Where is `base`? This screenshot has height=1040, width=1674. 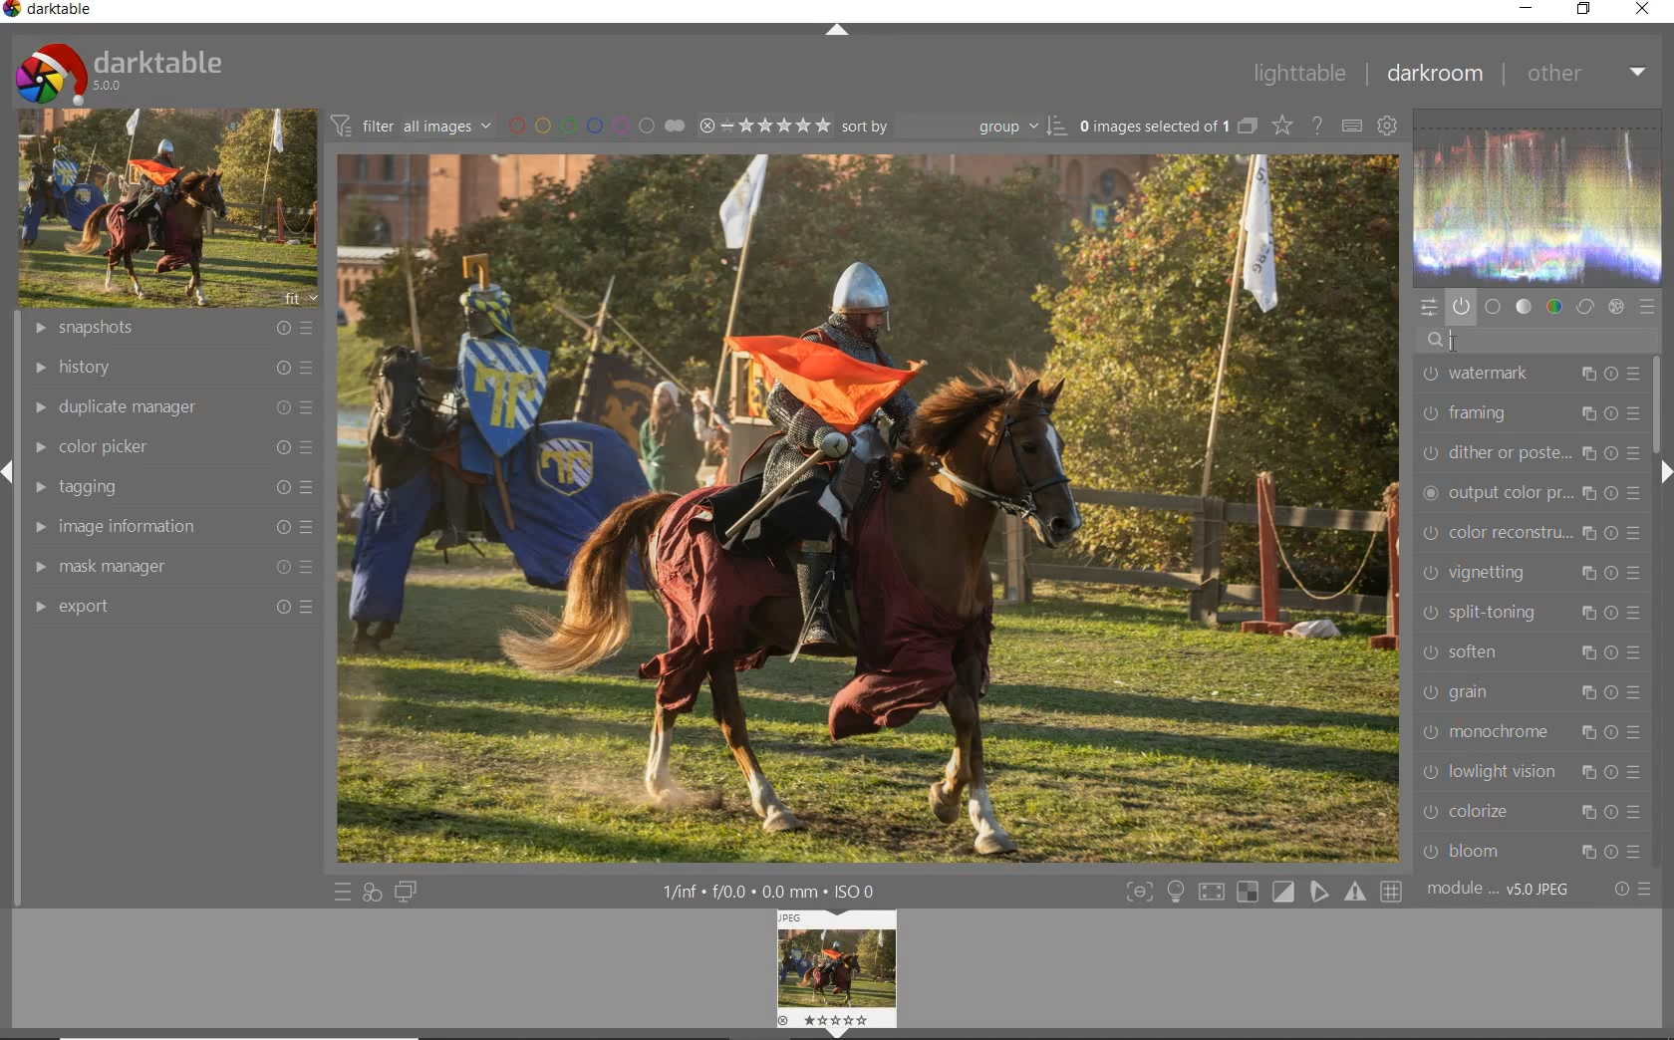 base is located at coordinates (1494, 306).